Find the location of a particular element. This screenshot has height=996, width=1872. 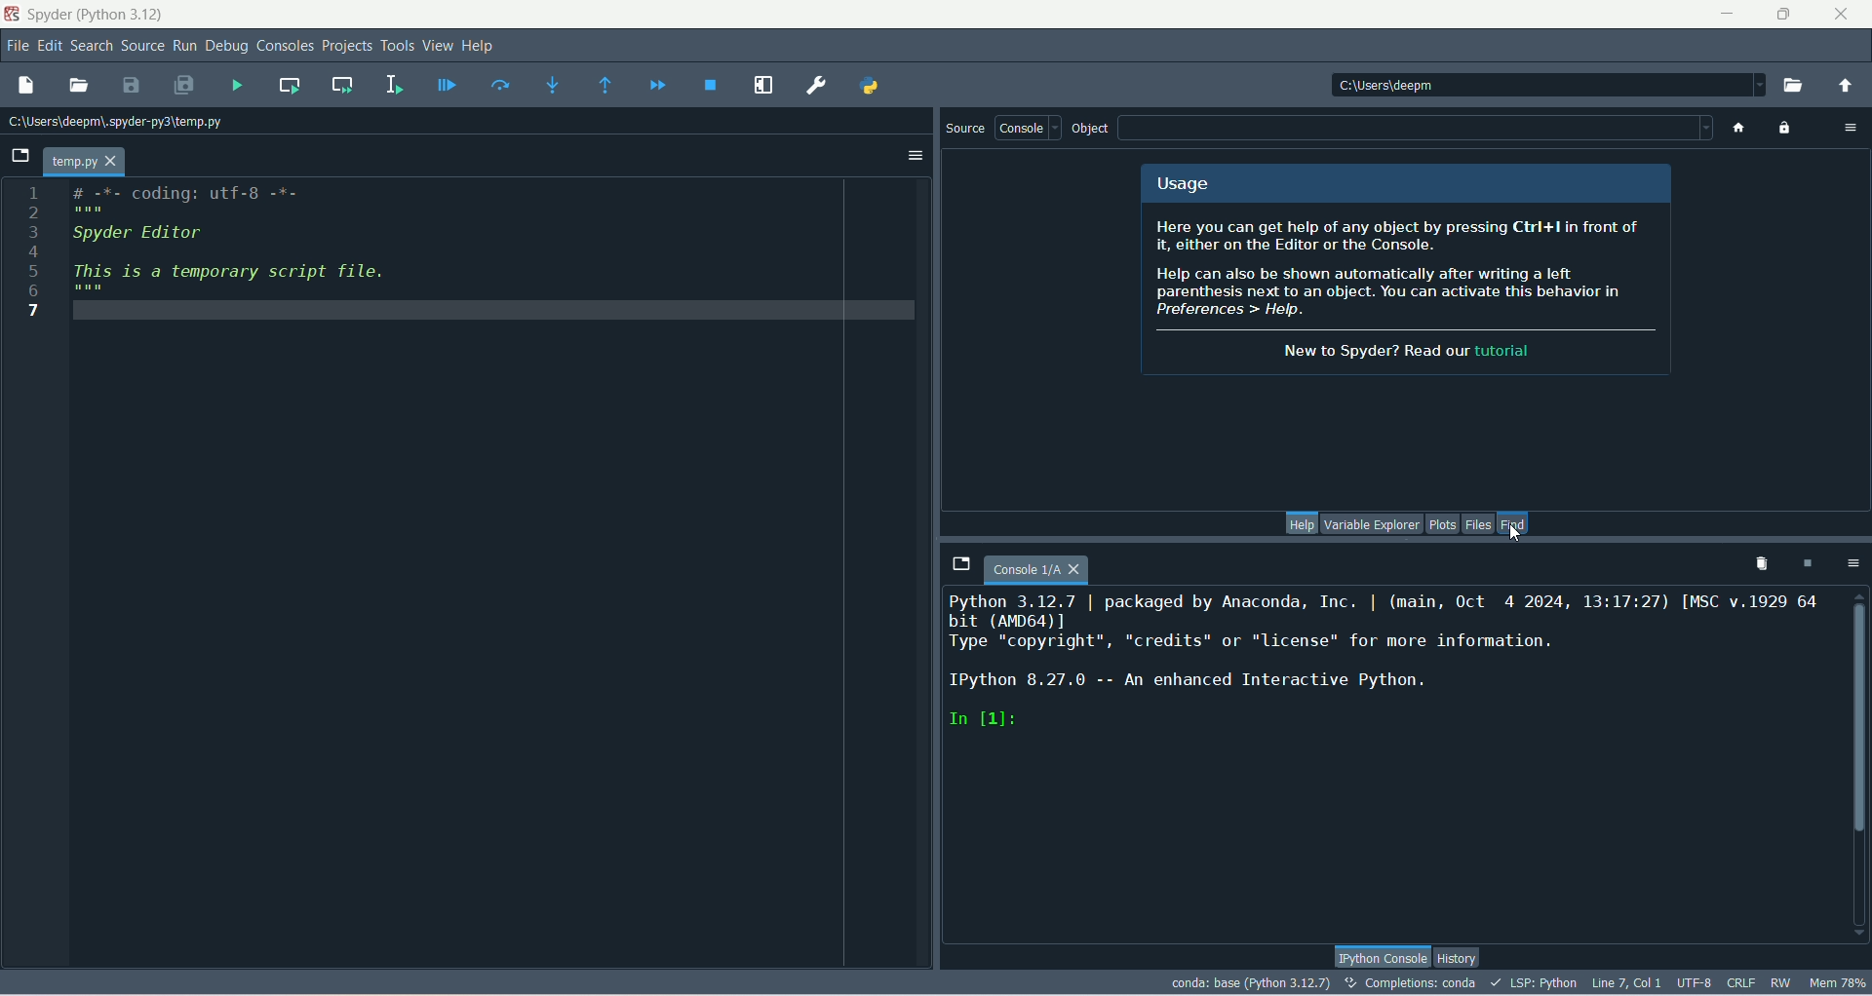

run selection is located at coordinates (396, 84).